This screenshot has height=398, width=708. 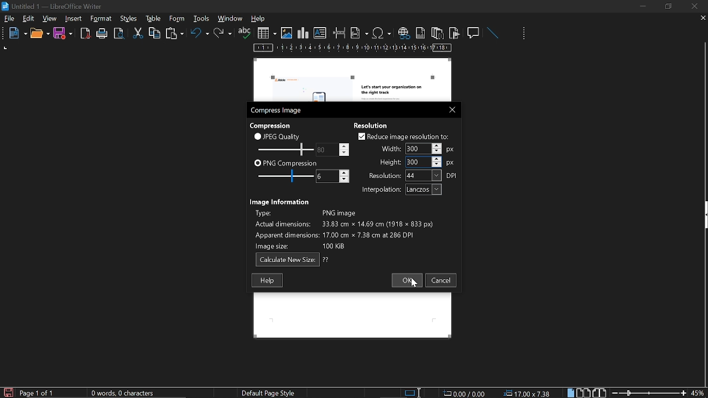 I want to click on insert hyperlink, so click(x=403, y=34).